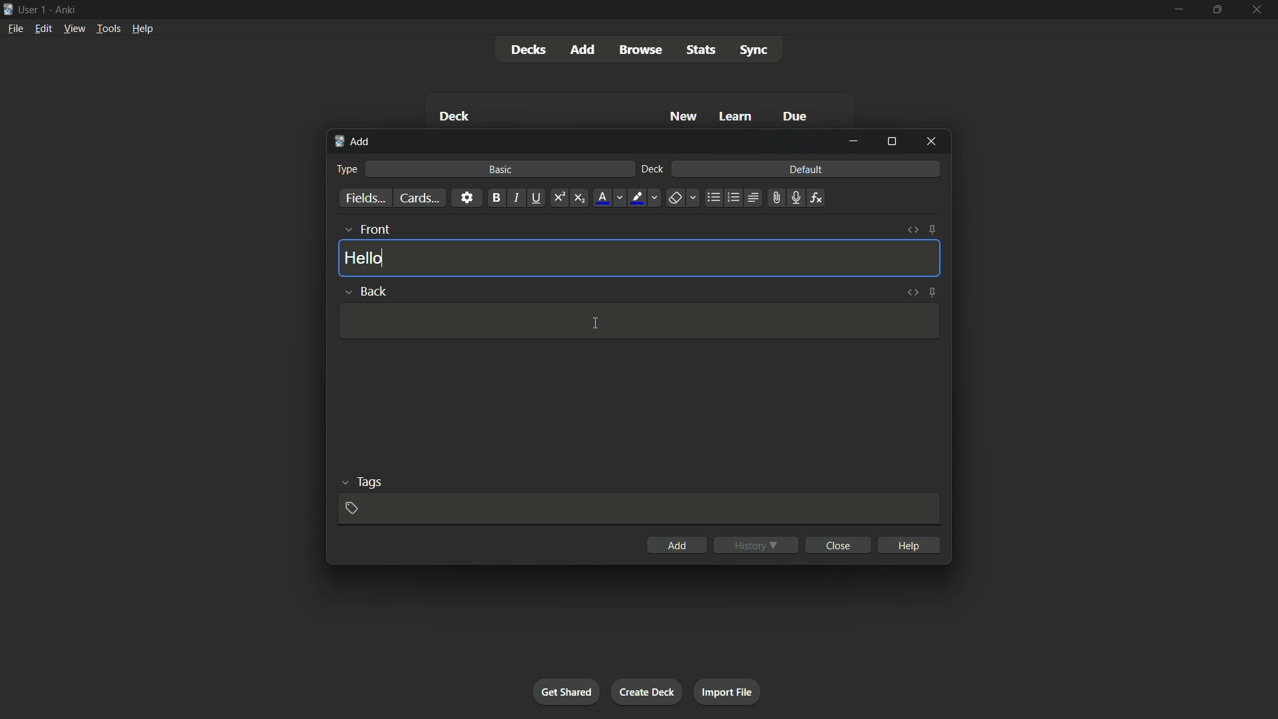 Image resolution: width=1278 pixels, height=719 pixels. I want to click on highlight text, so click(646, 198).